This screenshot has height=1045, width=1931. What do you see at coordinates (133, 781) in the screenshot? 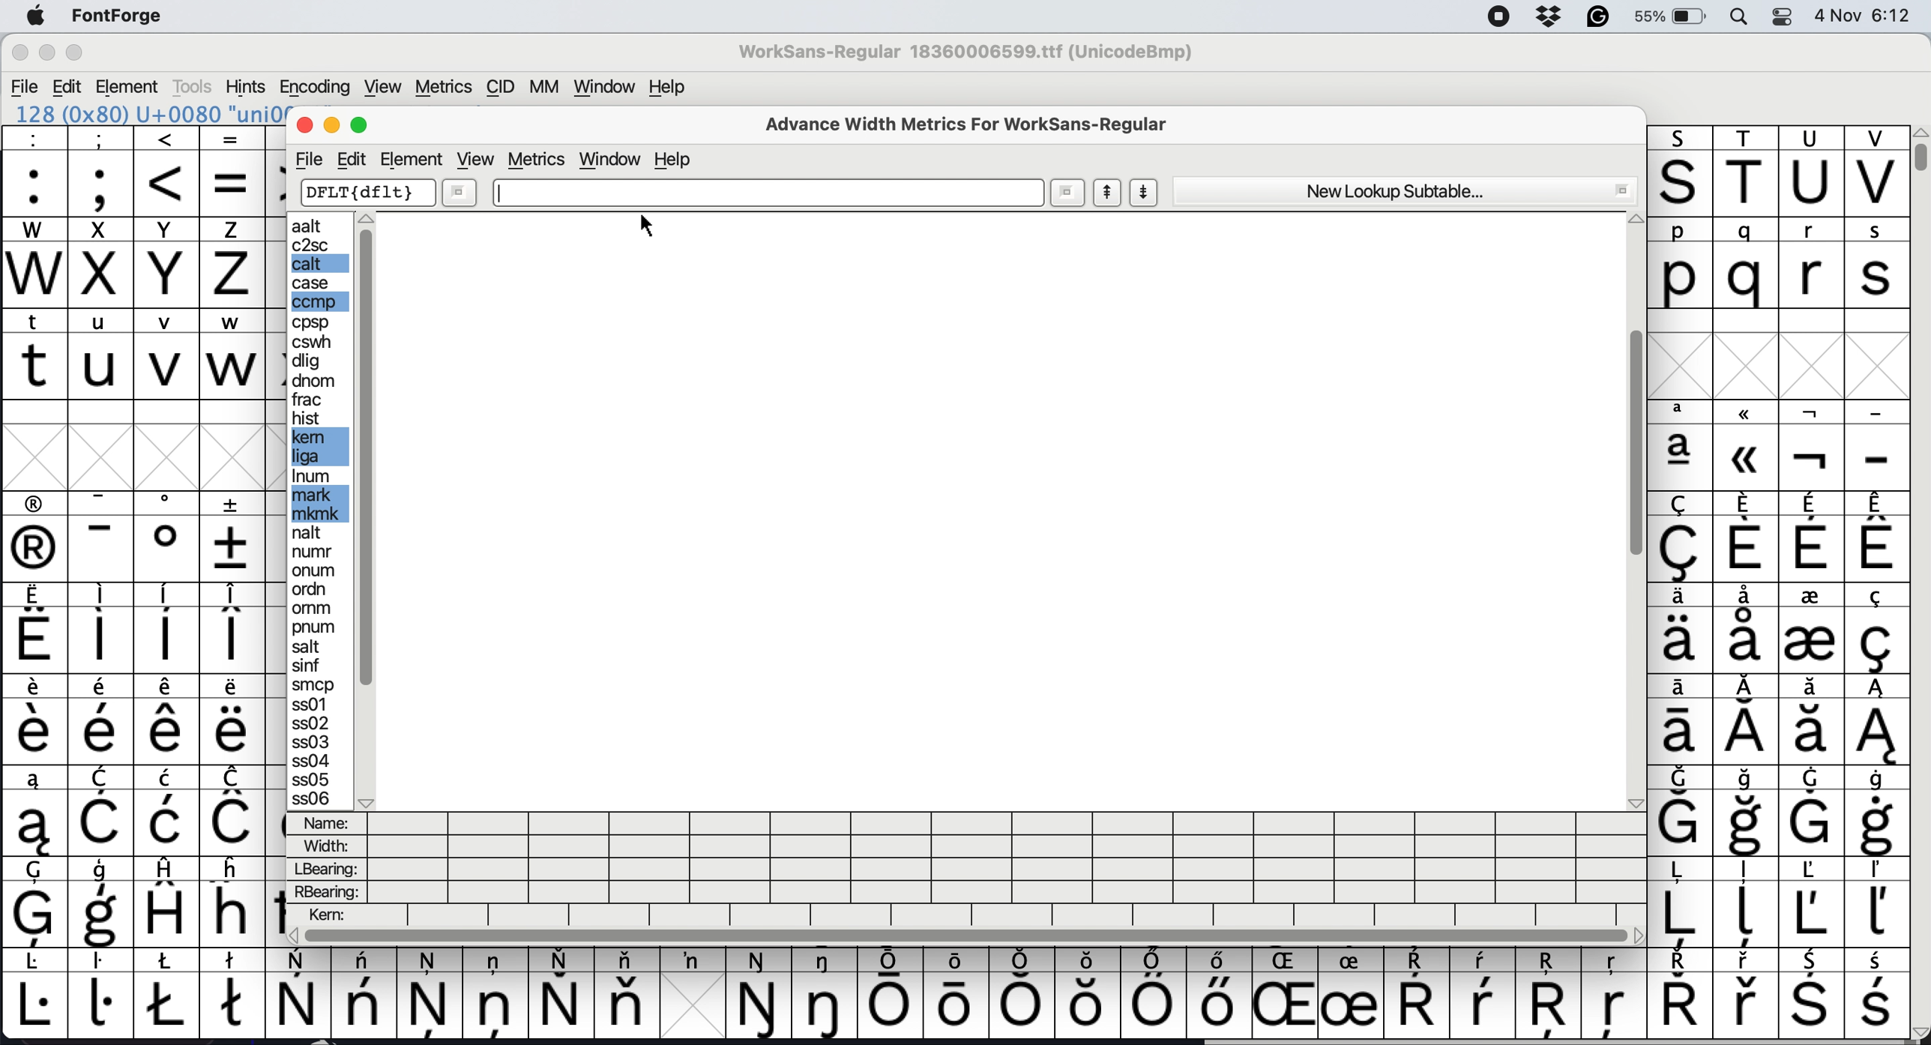
I see `special characters` at bounding box center [133, 781].